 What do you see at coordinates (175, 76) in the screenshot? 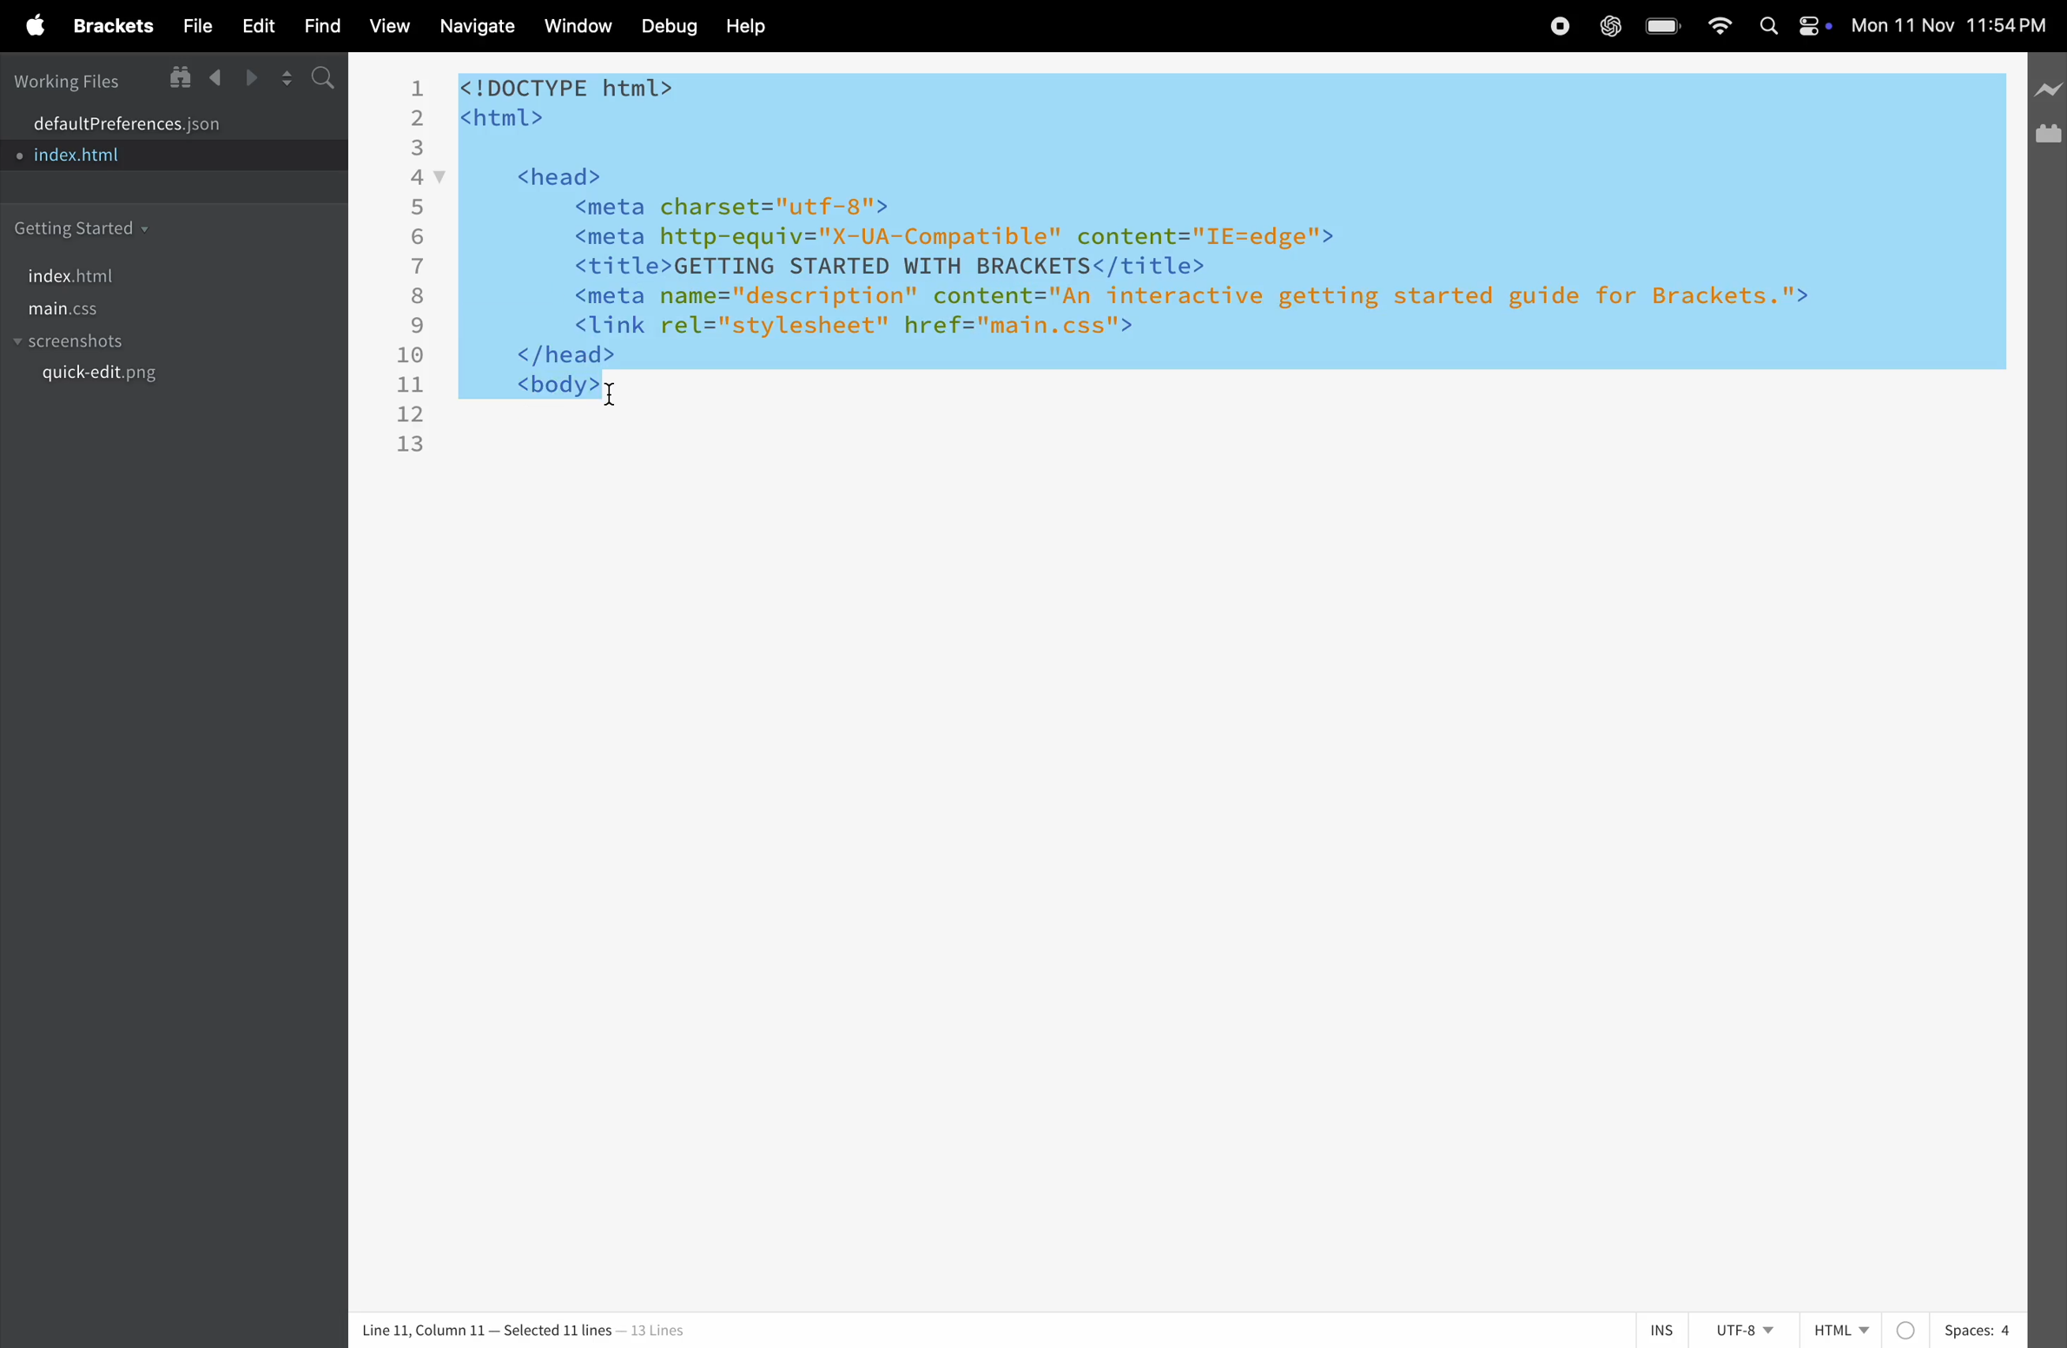
I see `show in file tree` at bounding box center [175, 76].